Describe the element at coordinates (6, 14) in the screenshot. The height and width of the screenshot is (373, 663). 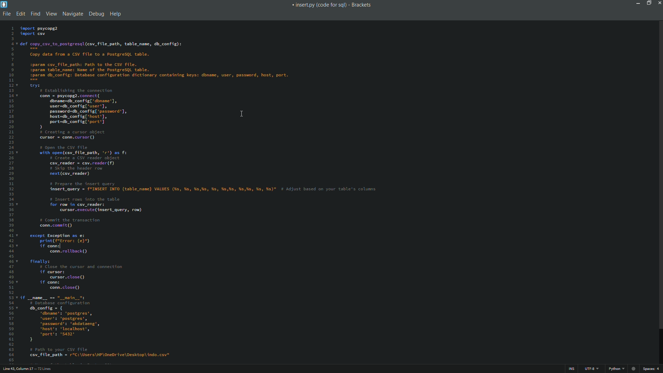
I see `file menu` at that location.